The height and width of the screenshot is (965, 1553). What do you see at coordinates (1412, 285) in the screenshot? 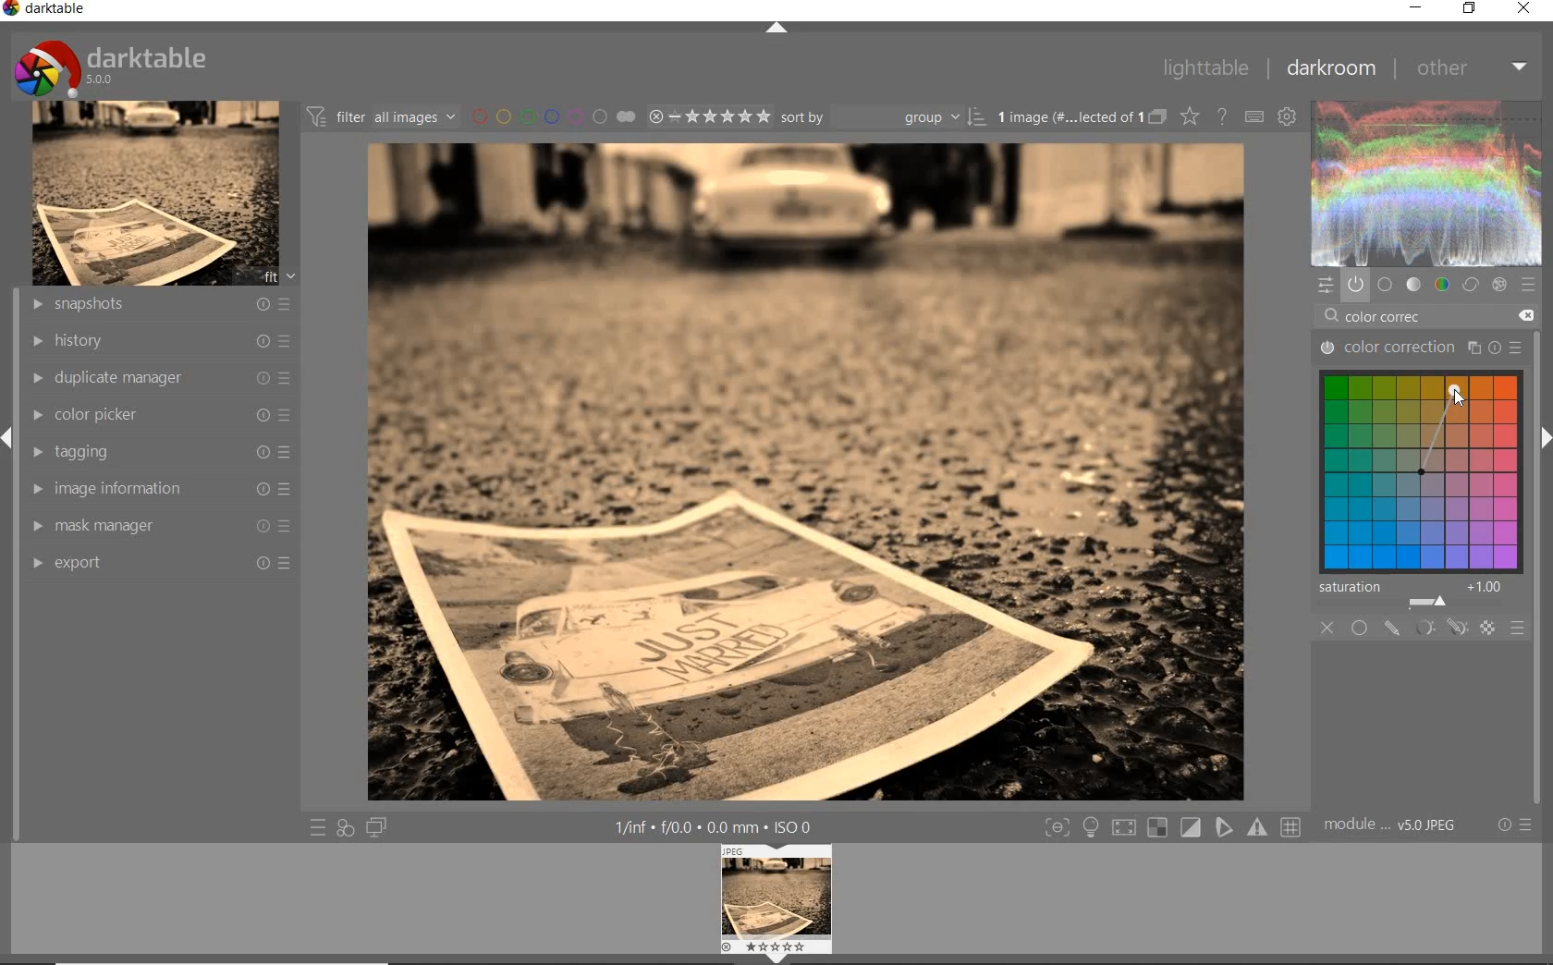
I see `tone` at bounding box center [1412, 285].